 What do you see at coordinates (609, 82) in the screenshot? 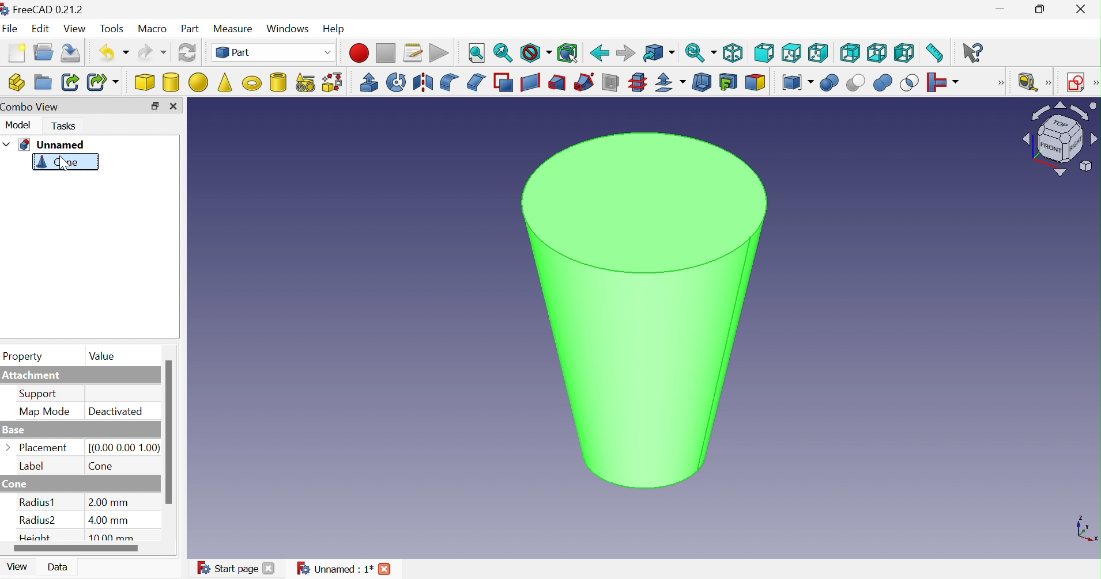
I see `Section` at bounding box center [609, 82].